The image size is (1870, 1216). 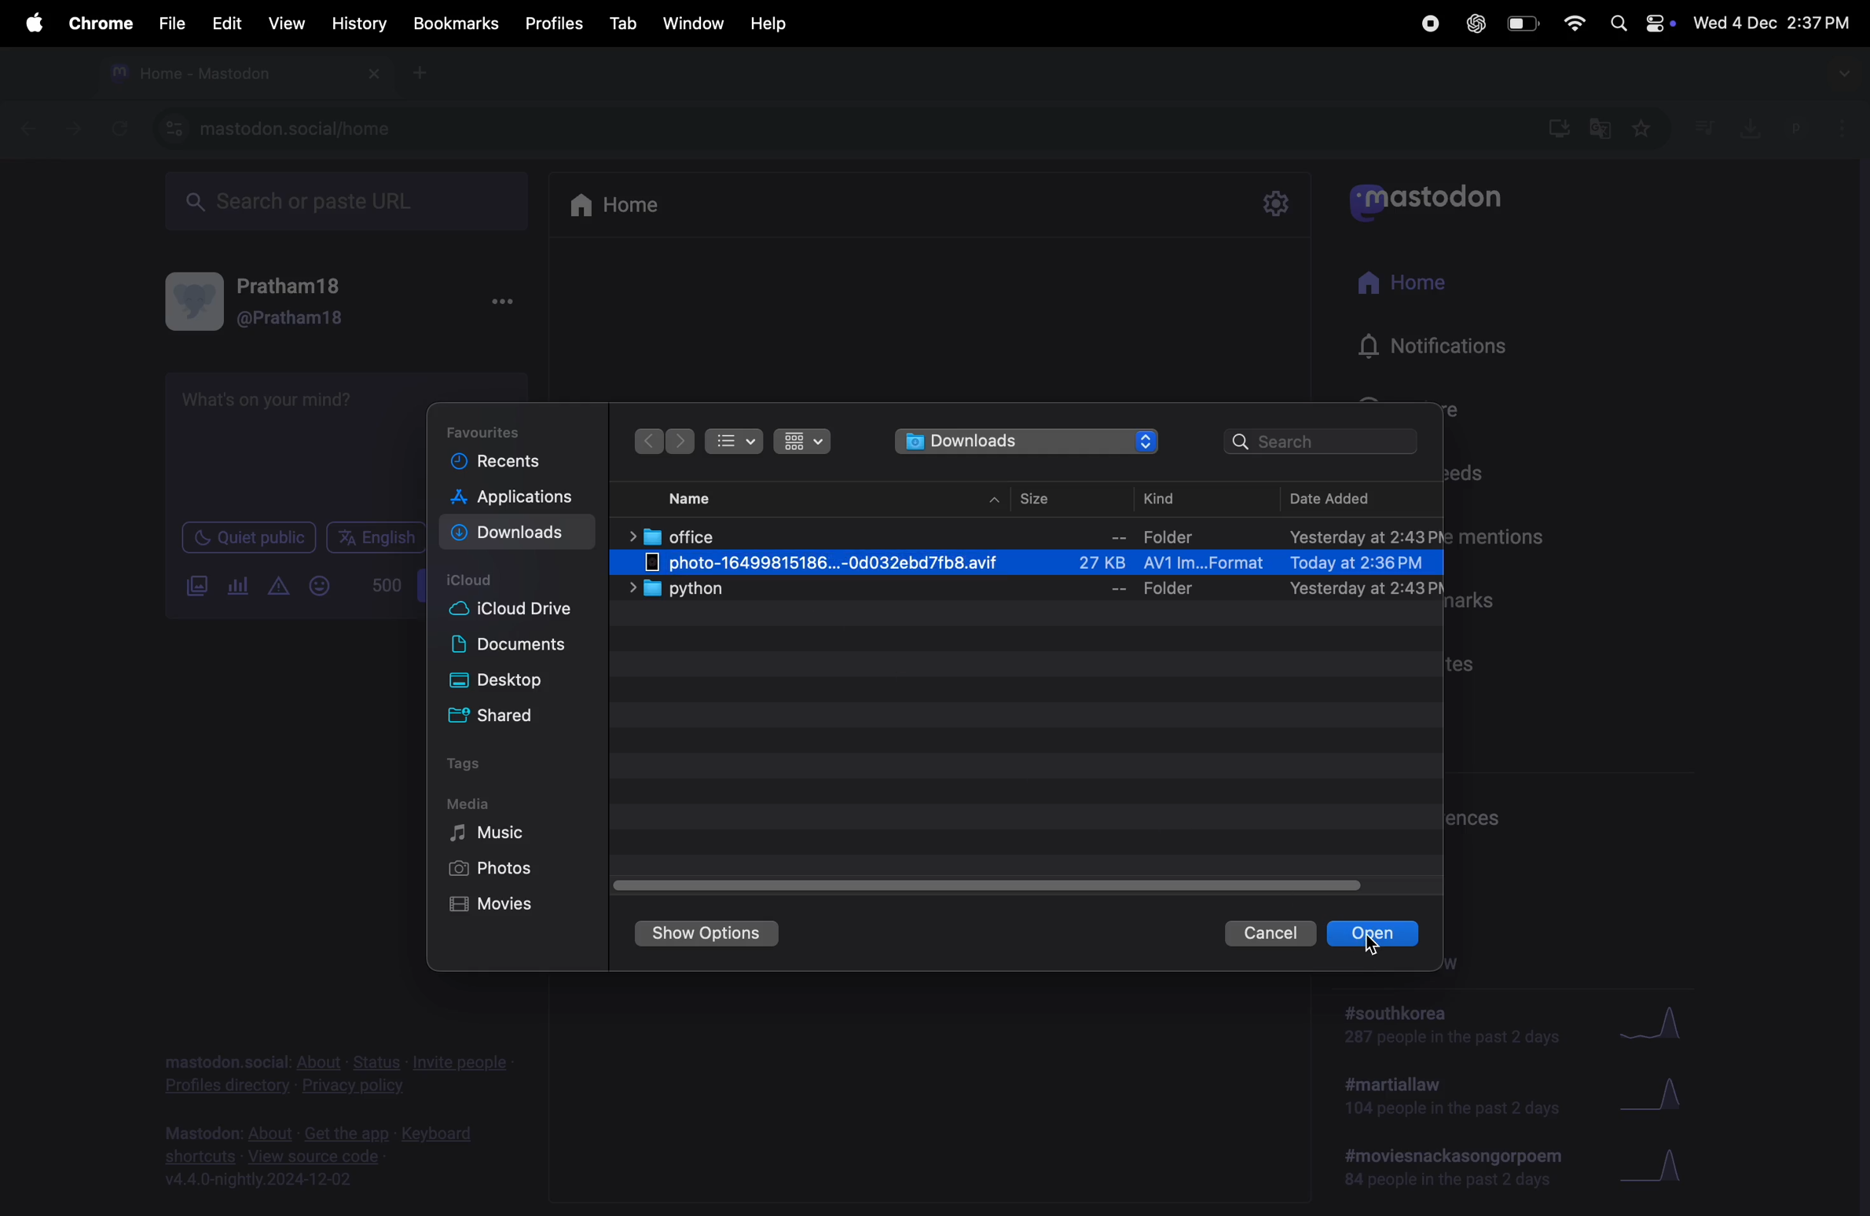 What do you see at coordinates (1428, 24) in the screenshot?
I see `record` at bounding box center [1428, 24].